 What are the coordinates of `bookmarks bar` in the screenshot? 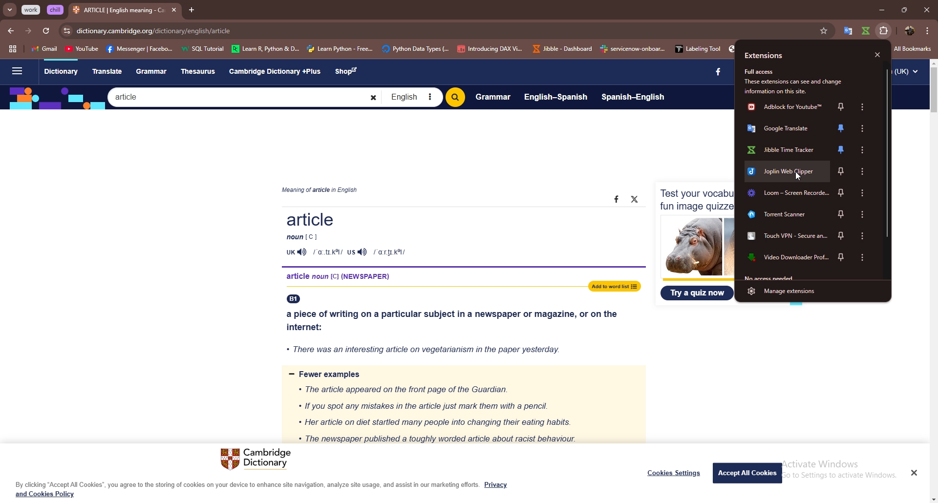 It's located at (380, 48).